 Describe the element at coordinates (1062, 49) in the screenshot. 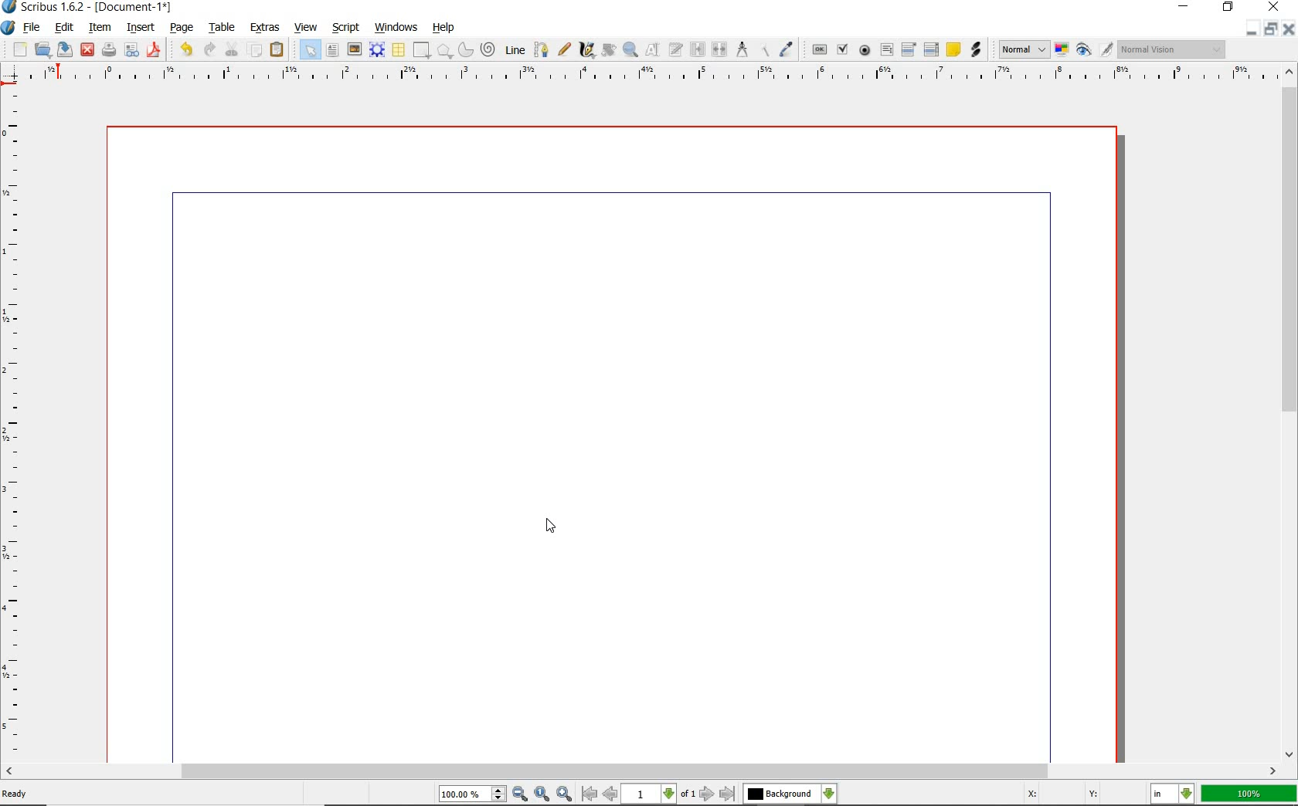

I see `toggle color management` at that location.